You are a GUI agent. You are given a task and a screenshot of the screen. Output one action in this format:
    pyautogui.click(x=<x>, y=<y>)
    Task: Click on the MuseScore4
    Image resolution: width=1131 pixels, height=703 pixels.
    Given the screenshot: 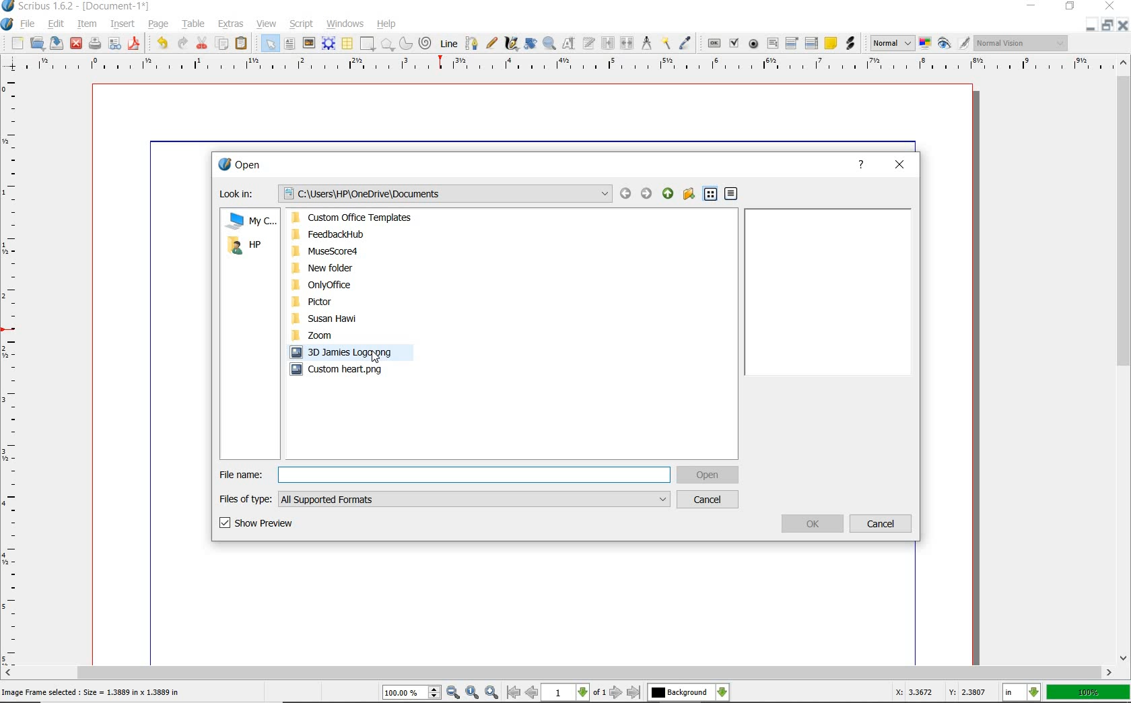 What is the action you would take?
    pyautogui.click(x=357, y=251)
    